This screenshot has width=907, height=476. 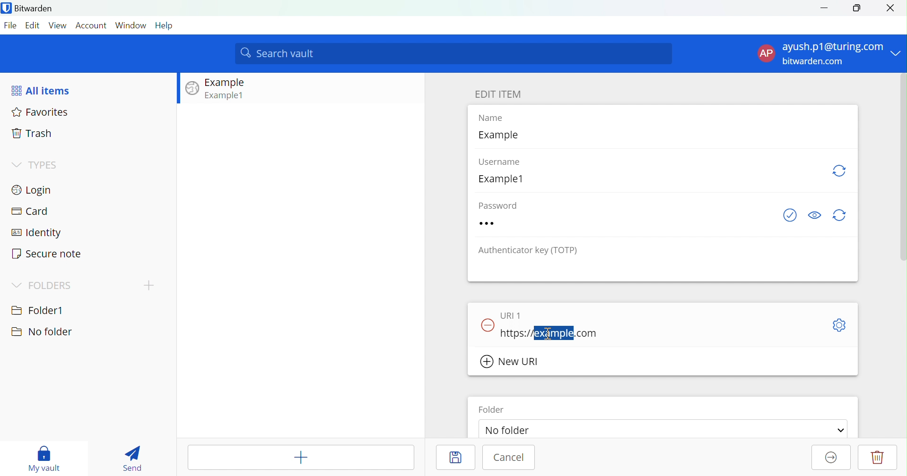 I want to click on Password, so click(x=507, y=223).